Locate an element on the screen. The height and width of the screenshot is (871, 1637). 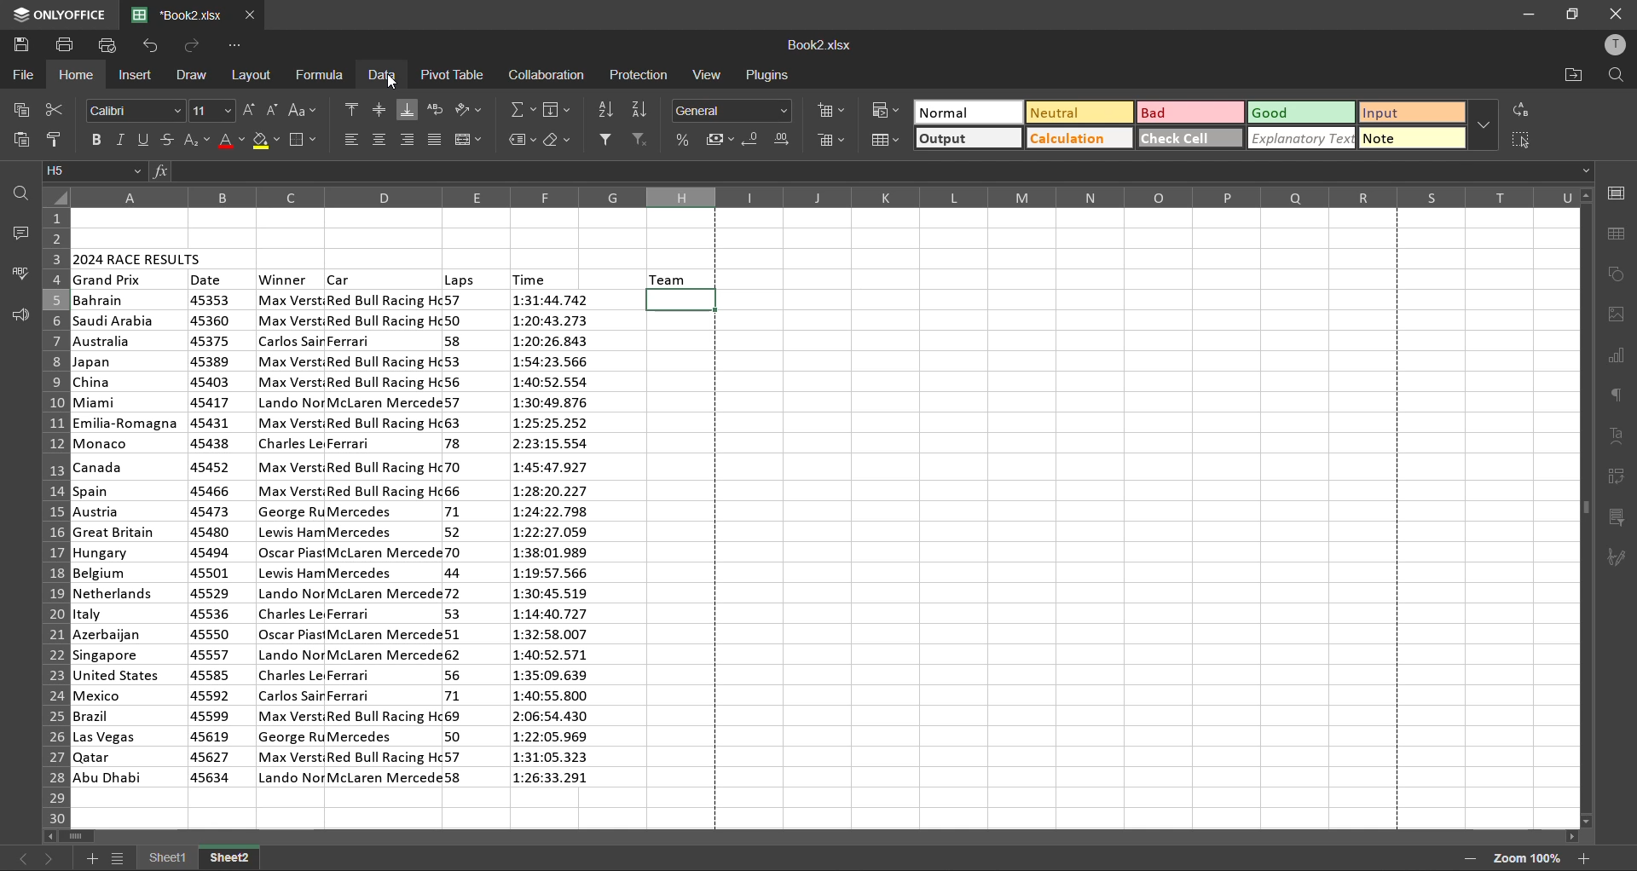
align right is located at coordinates (407, 140).